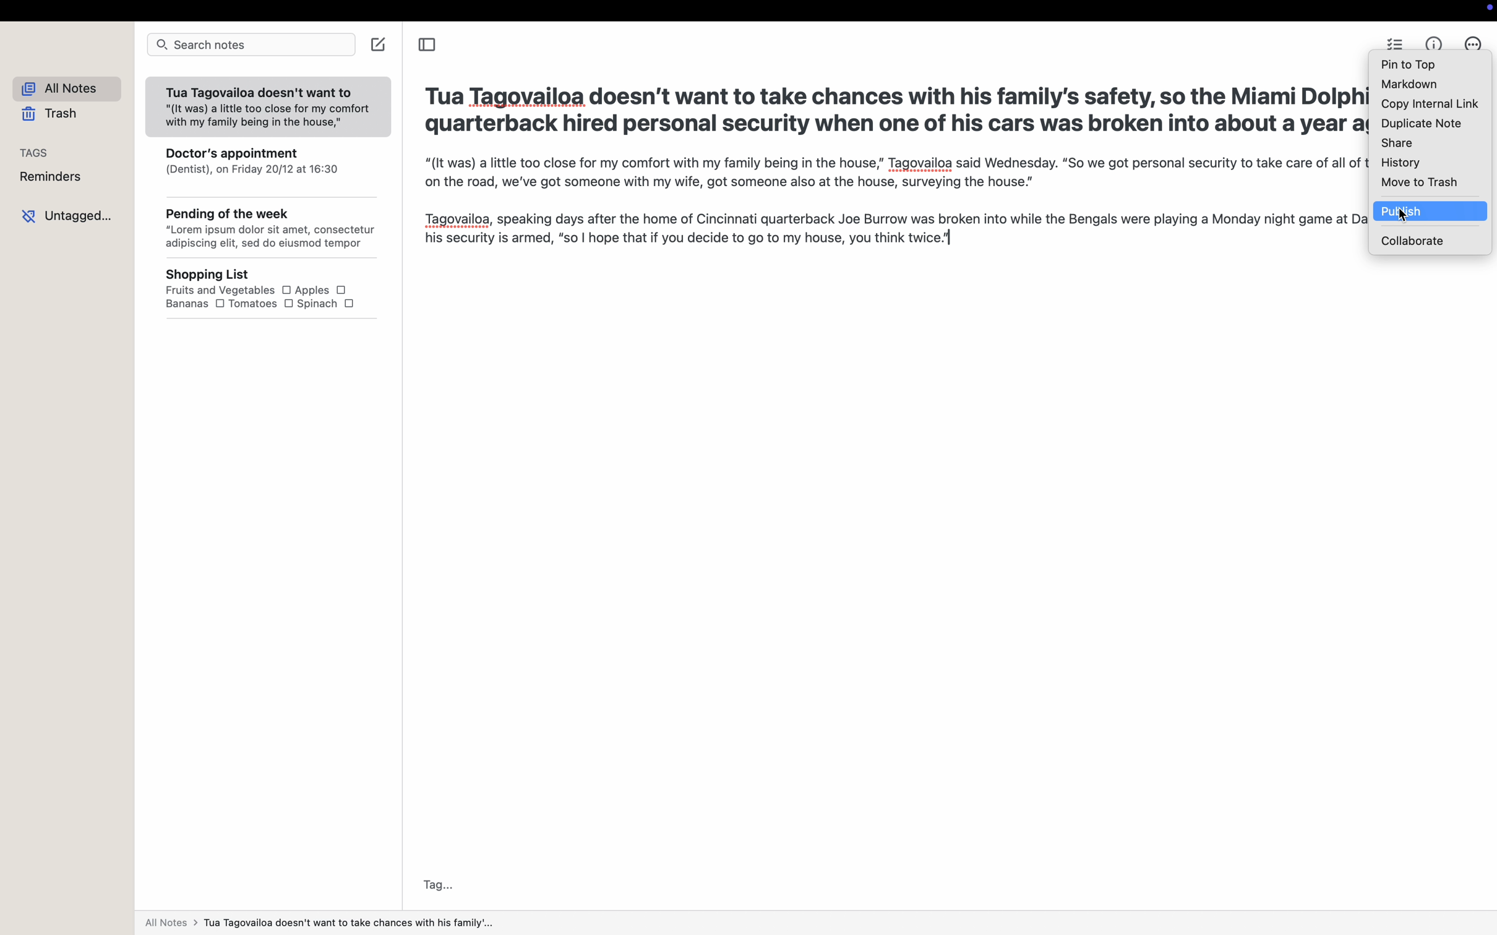  Describe the element at coordinates (270, 168) in the screenshot. I see `Doctor's appointment
(Dentist), on Friday 20/12 at 16:30` at that location.